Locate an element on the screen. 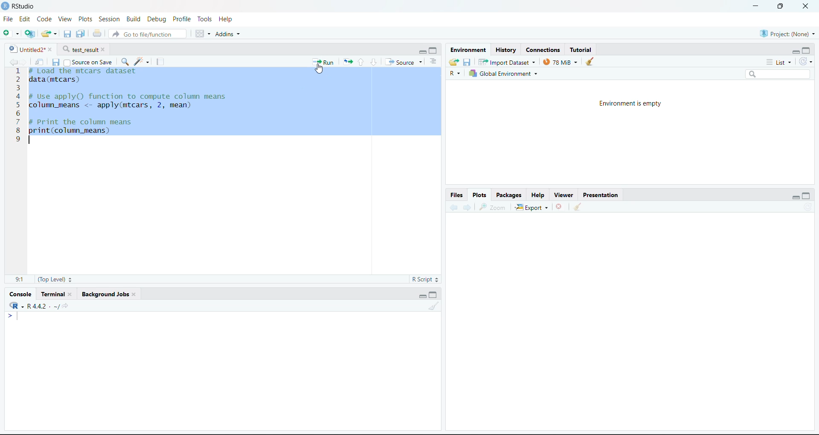 This screenshot has height=435, width=819. Untitled2* is located at coordinates (33, 48).